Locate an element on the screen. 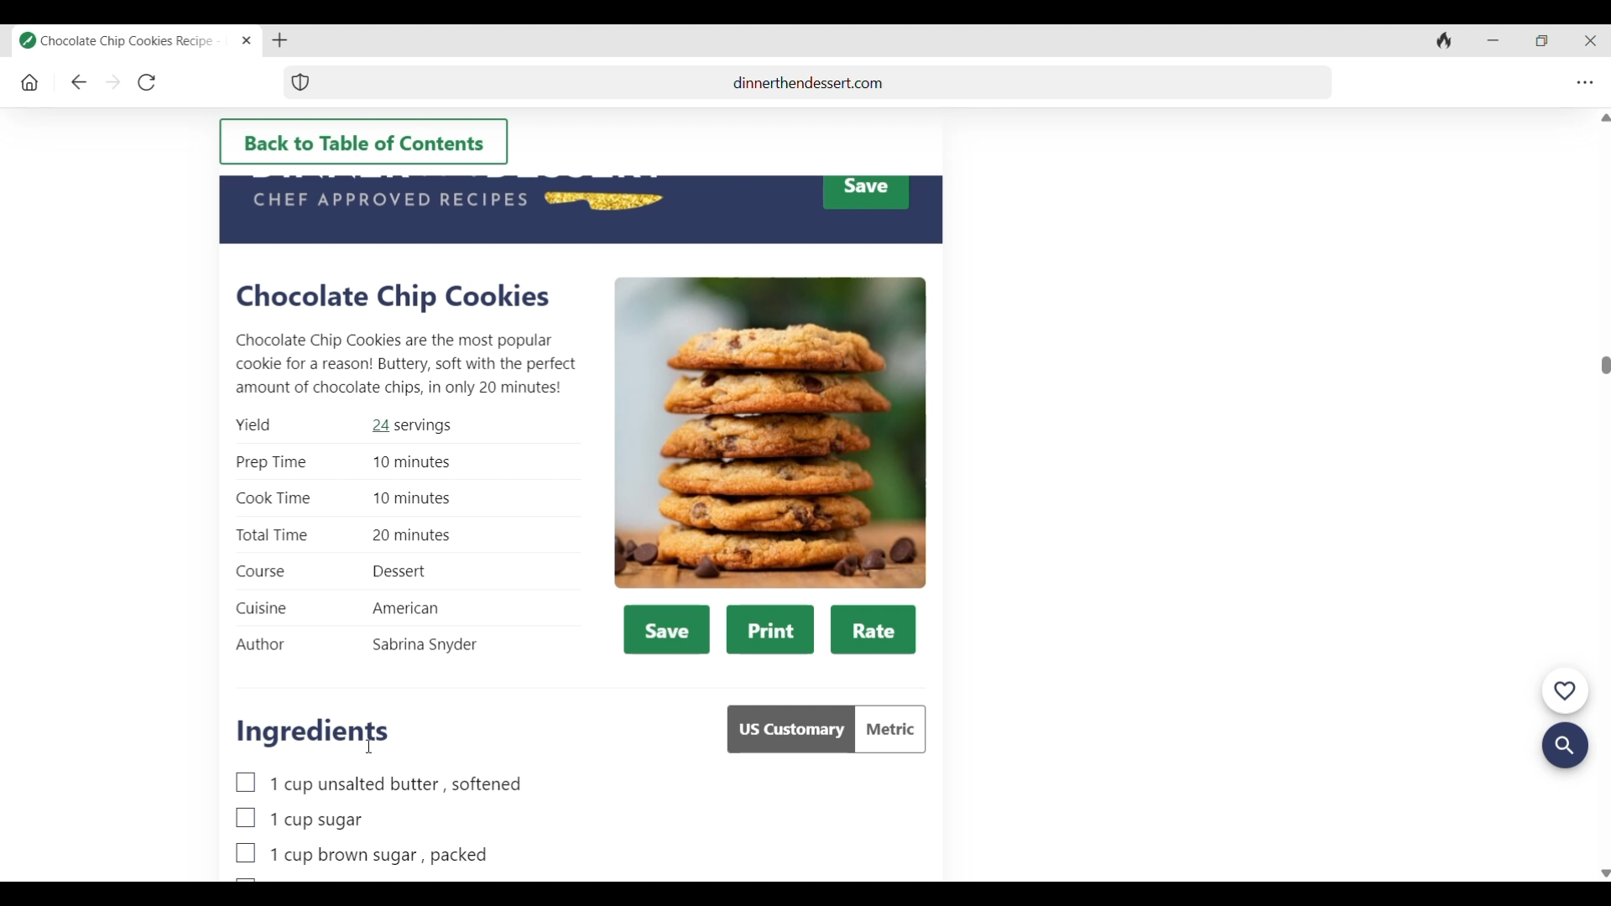 The width and height of the screenshot is (1611, 906). 1 cup sugar is located at coordinates (300, 819).